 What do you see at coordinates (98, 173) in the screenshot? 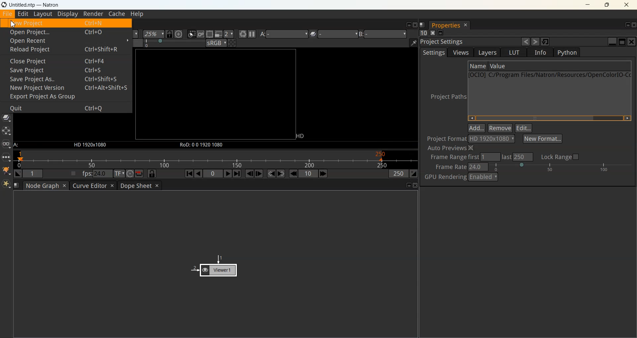
I see `Manual edit fps` at bounding box center [98, 173].